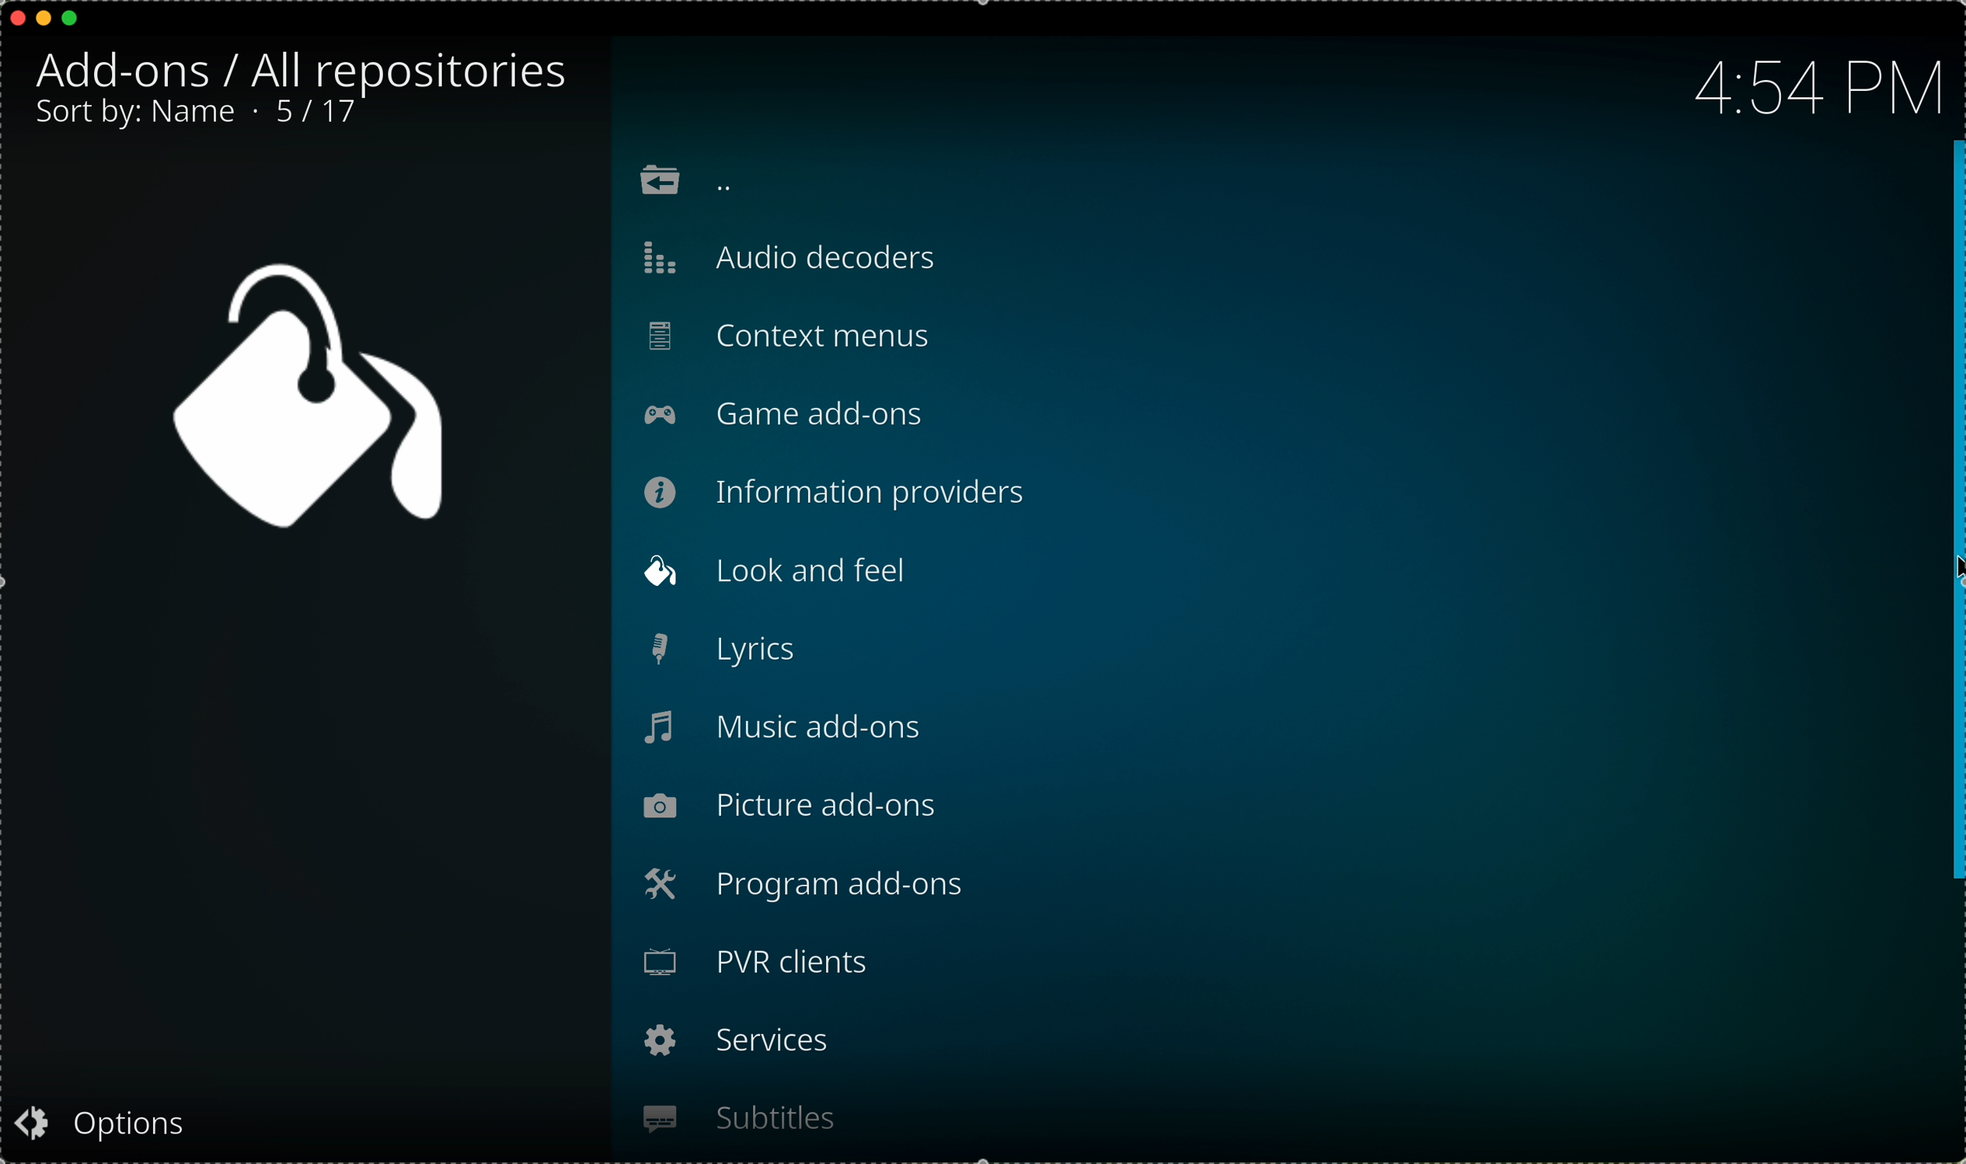  What do you see at coordinates (784, 417) in the screenshot?
I see `game add-ons` at bounding box center [784, 417].